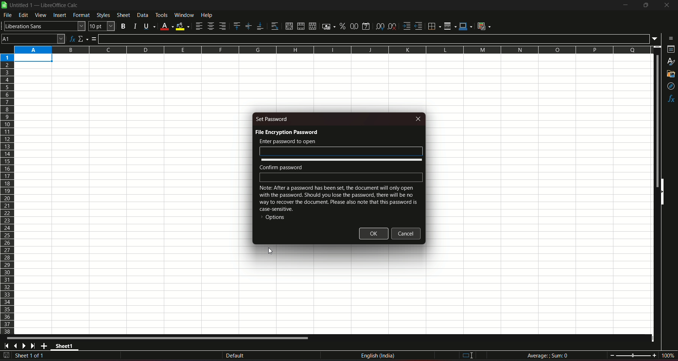 This screenshot has height=361, width=678. What do you see at coordinates (655, 39) in the screenshot?
I see `expand formula` at bounding box center [655, 39].